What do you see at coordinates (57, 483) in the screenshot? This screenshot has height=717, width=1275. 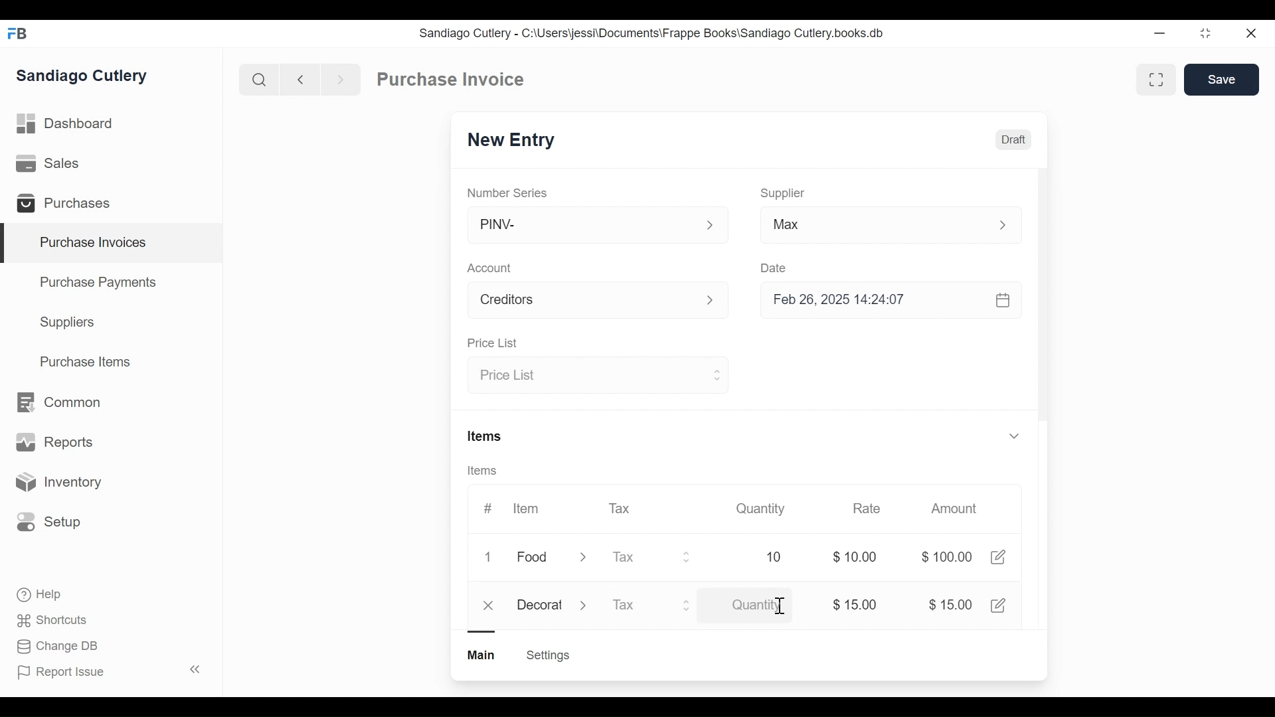 I see `Inventory` at bounding box center [57, 483].